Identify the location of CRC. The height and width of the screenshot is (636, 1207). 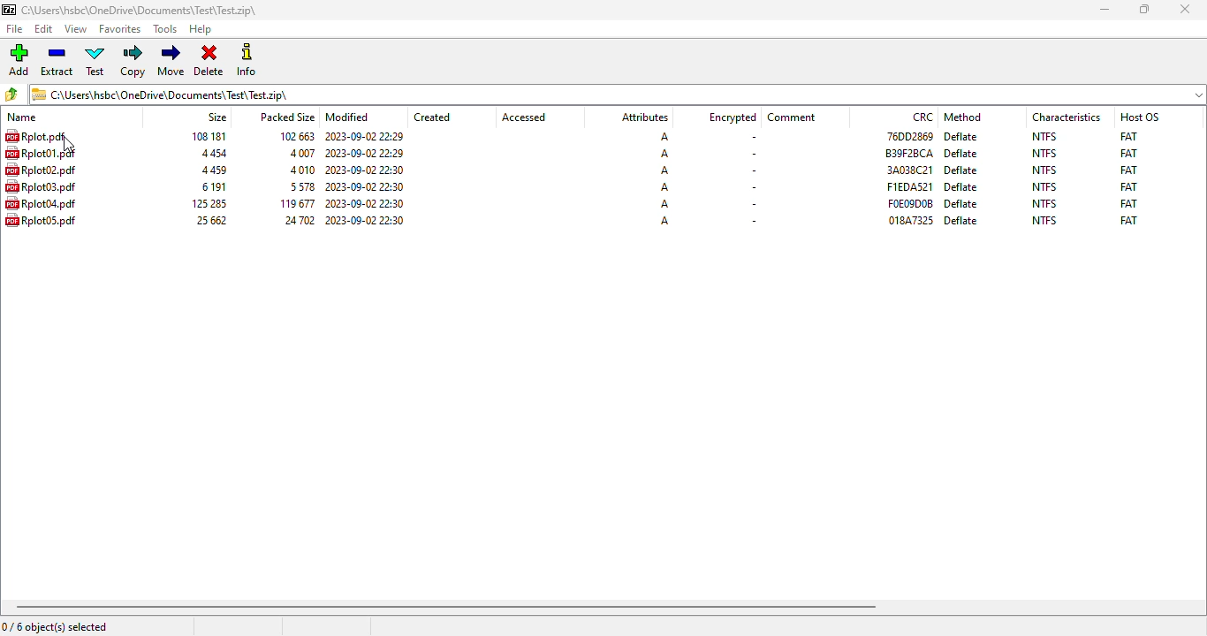
(910, 203).